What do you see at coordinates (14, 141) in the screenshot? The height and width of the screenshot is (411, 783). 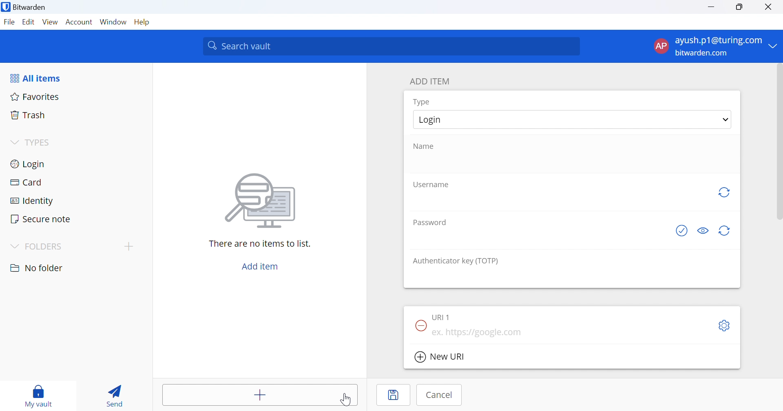 I see `Drop Down` at bounding box center [14, 141].